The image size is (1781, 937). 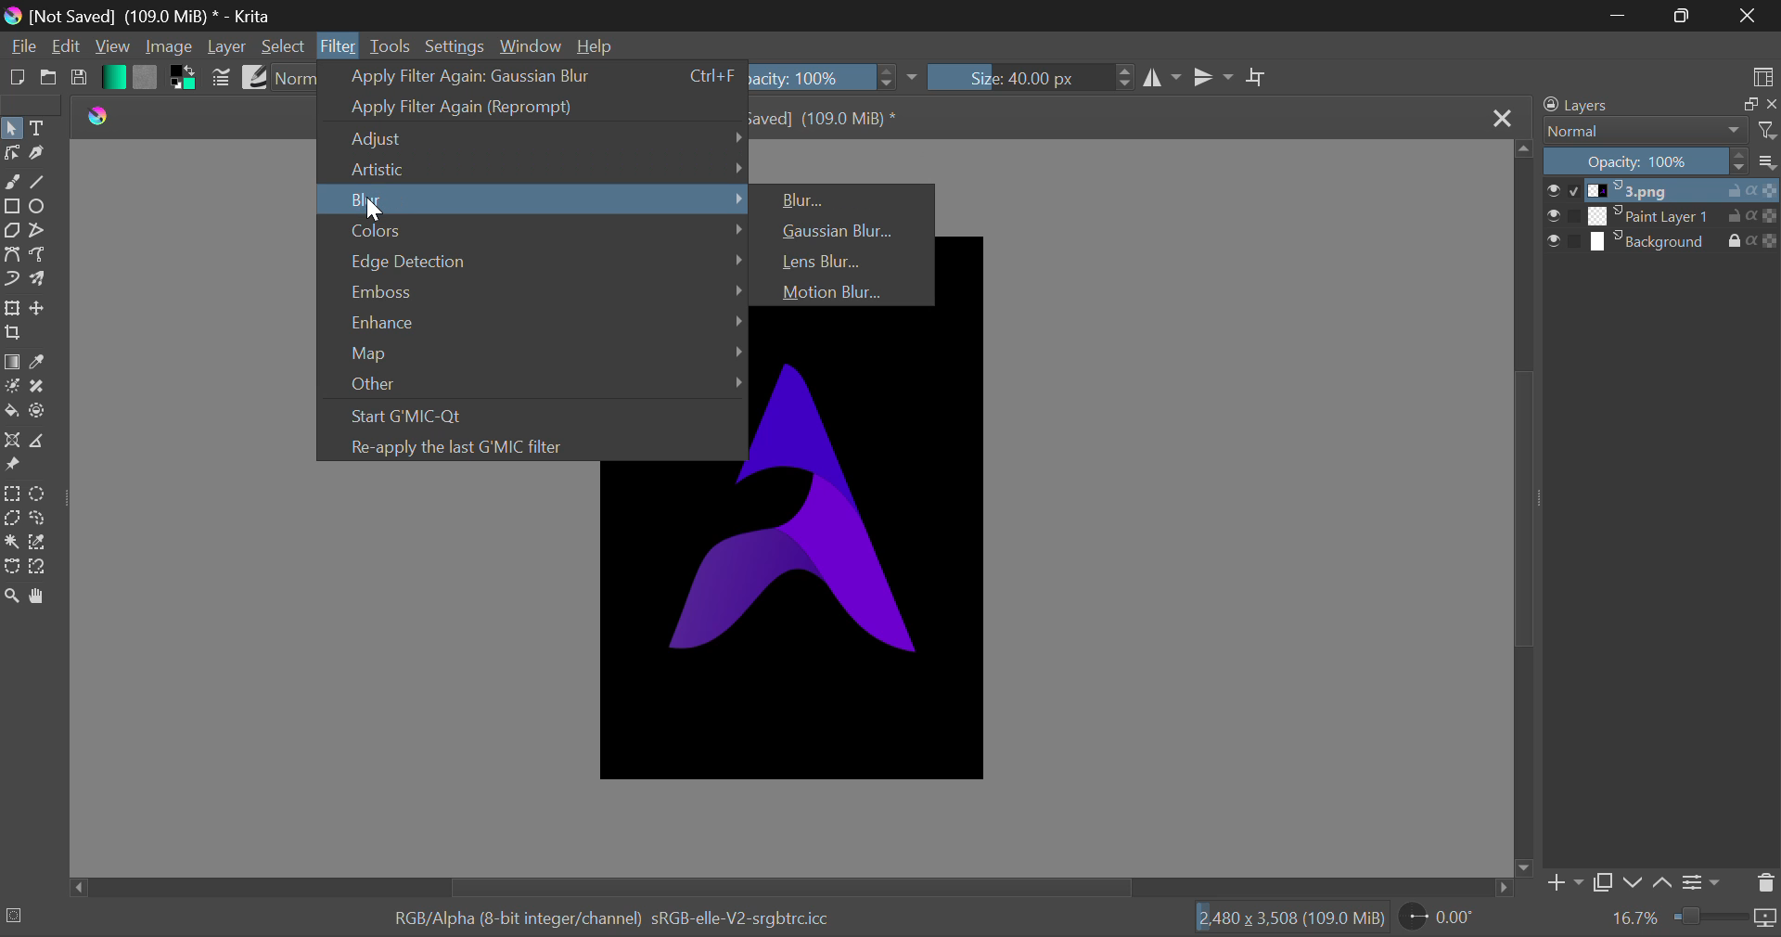 I want to click on Size: 40.00 px, so click(x=1017, y=78).